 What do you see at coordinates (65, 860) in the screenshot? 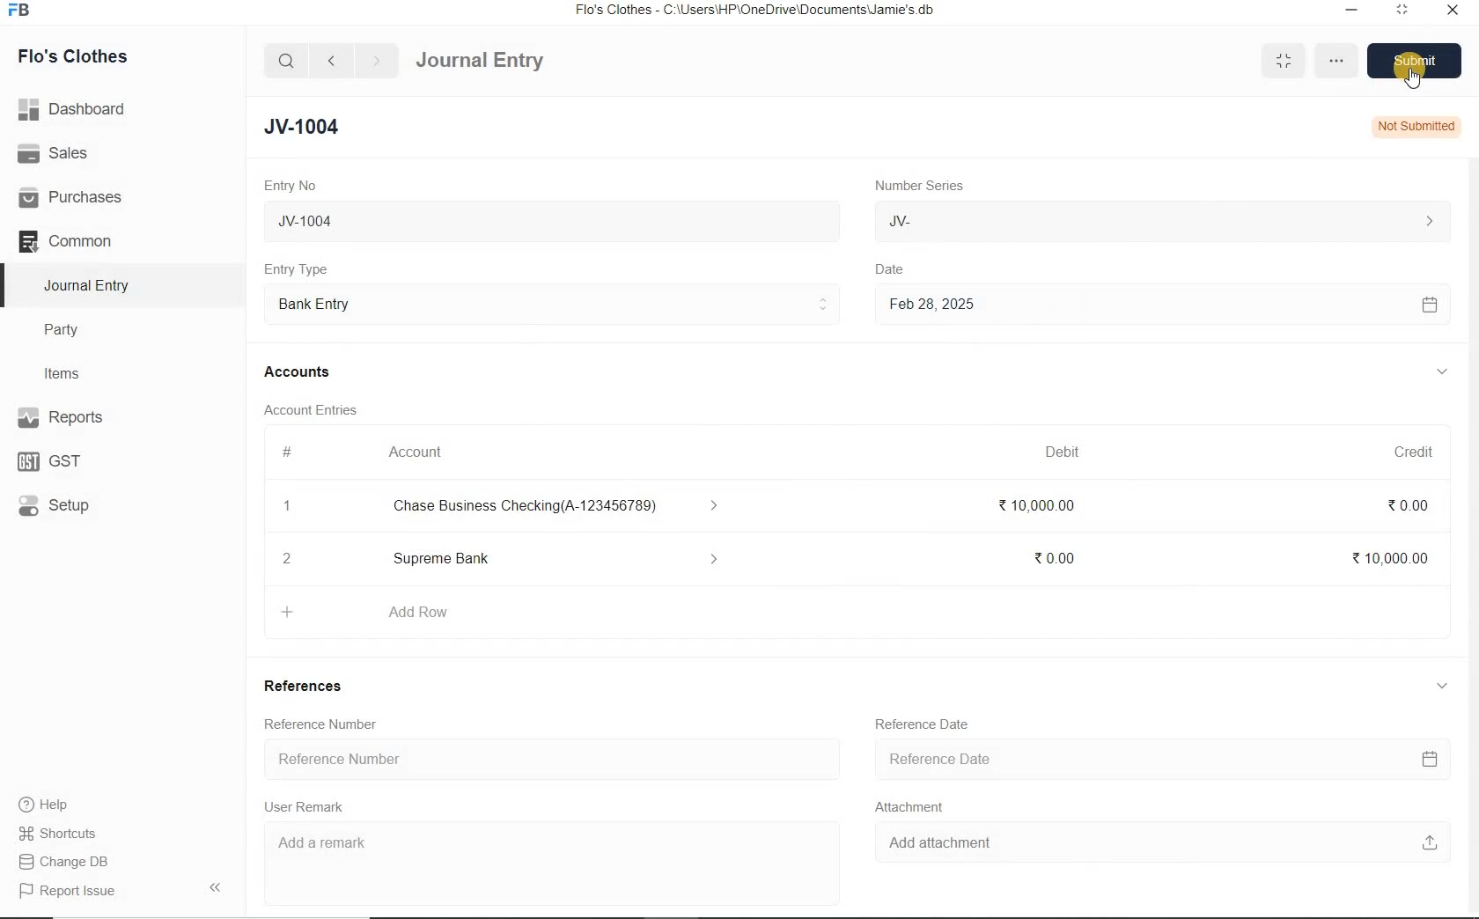
I see `Change DB` at bounding box center [65, 860].